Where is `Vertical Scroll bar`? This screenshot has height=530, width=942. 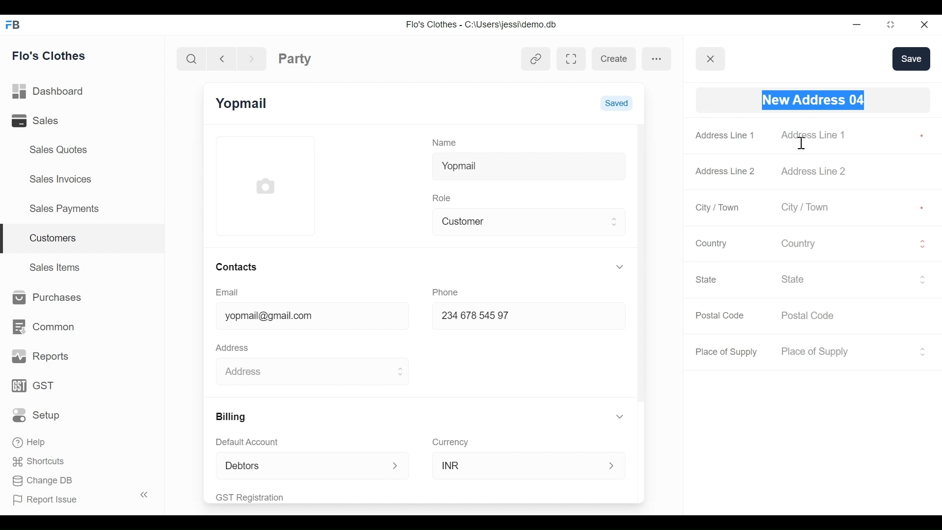 Vertical Scroll bar is located at coordinates (641, 264).